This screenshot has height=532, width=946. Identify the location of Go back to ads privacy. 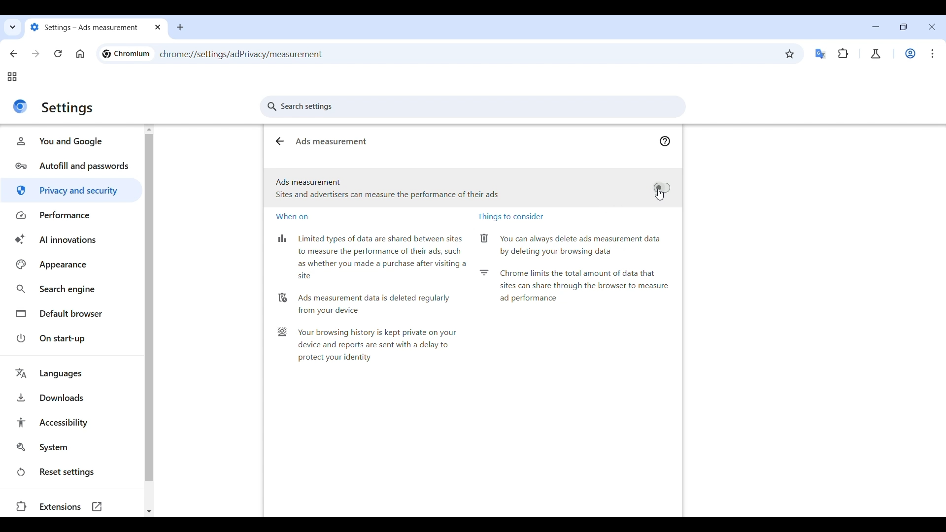
(279, 141).